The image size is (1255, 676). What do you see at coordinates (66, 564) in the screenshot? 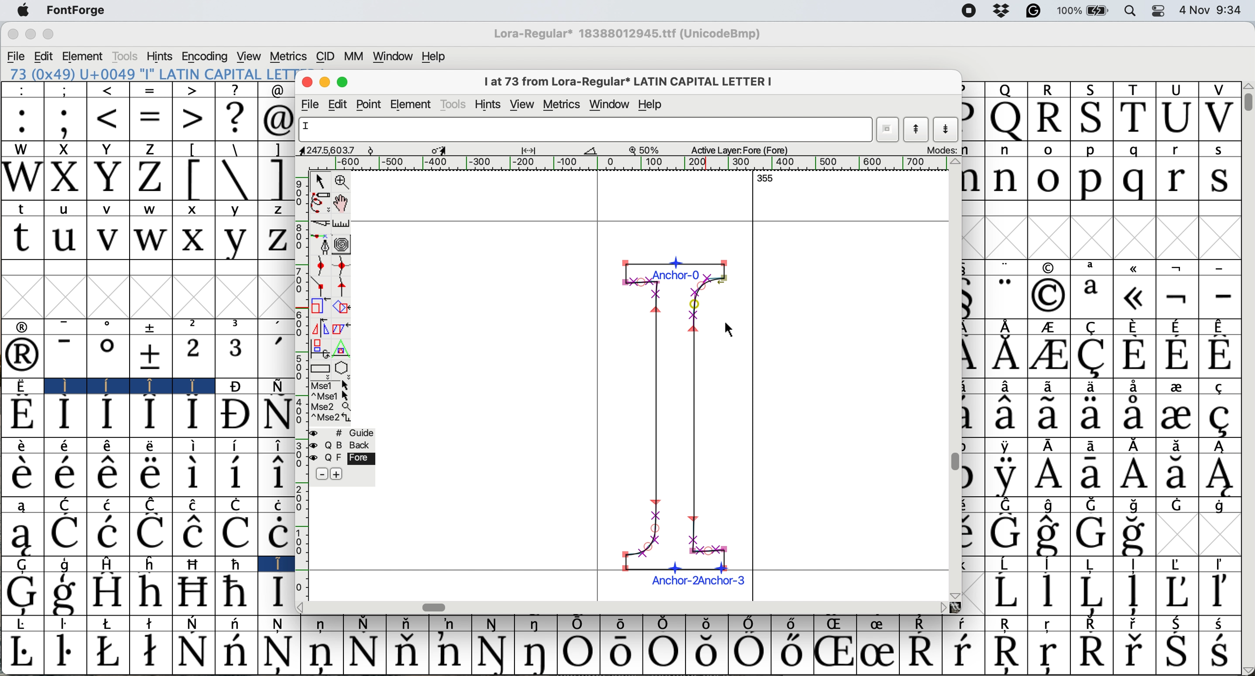
I see `g` at bounding box center [66, 564].